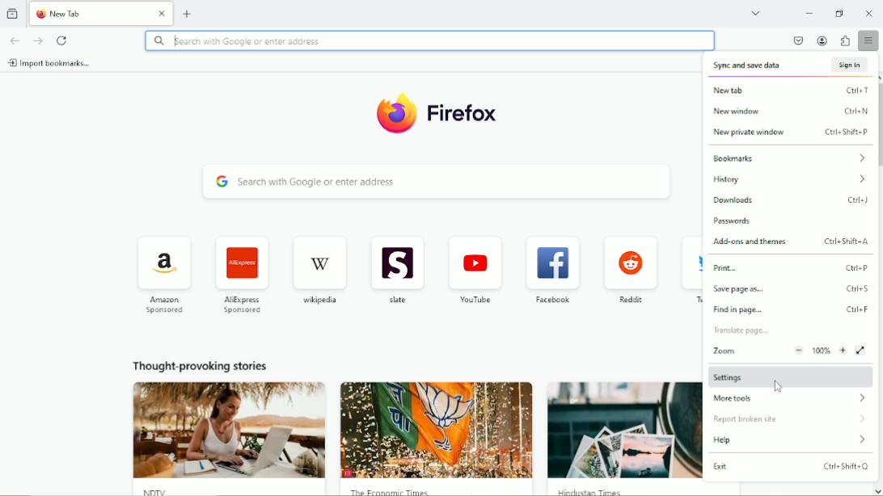 The width and height of the screenshot is (883, 496). I want to click on Close, so click(163, 13).